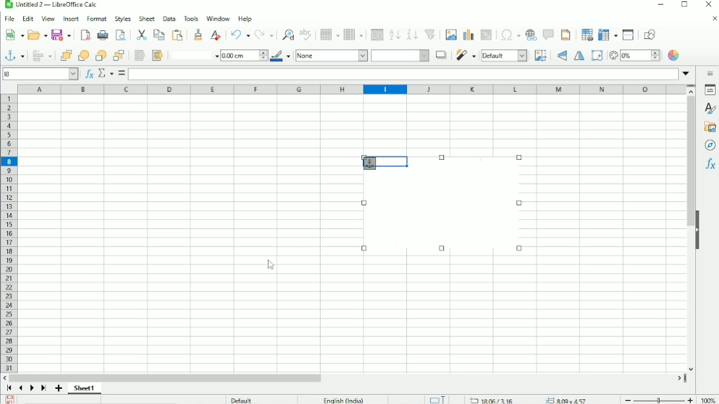 The width and height of the screenshot is (719, 404). Describe the element at coordinates (9, 388) in the screenshot. I see `Scroll to first sheet` at that location.